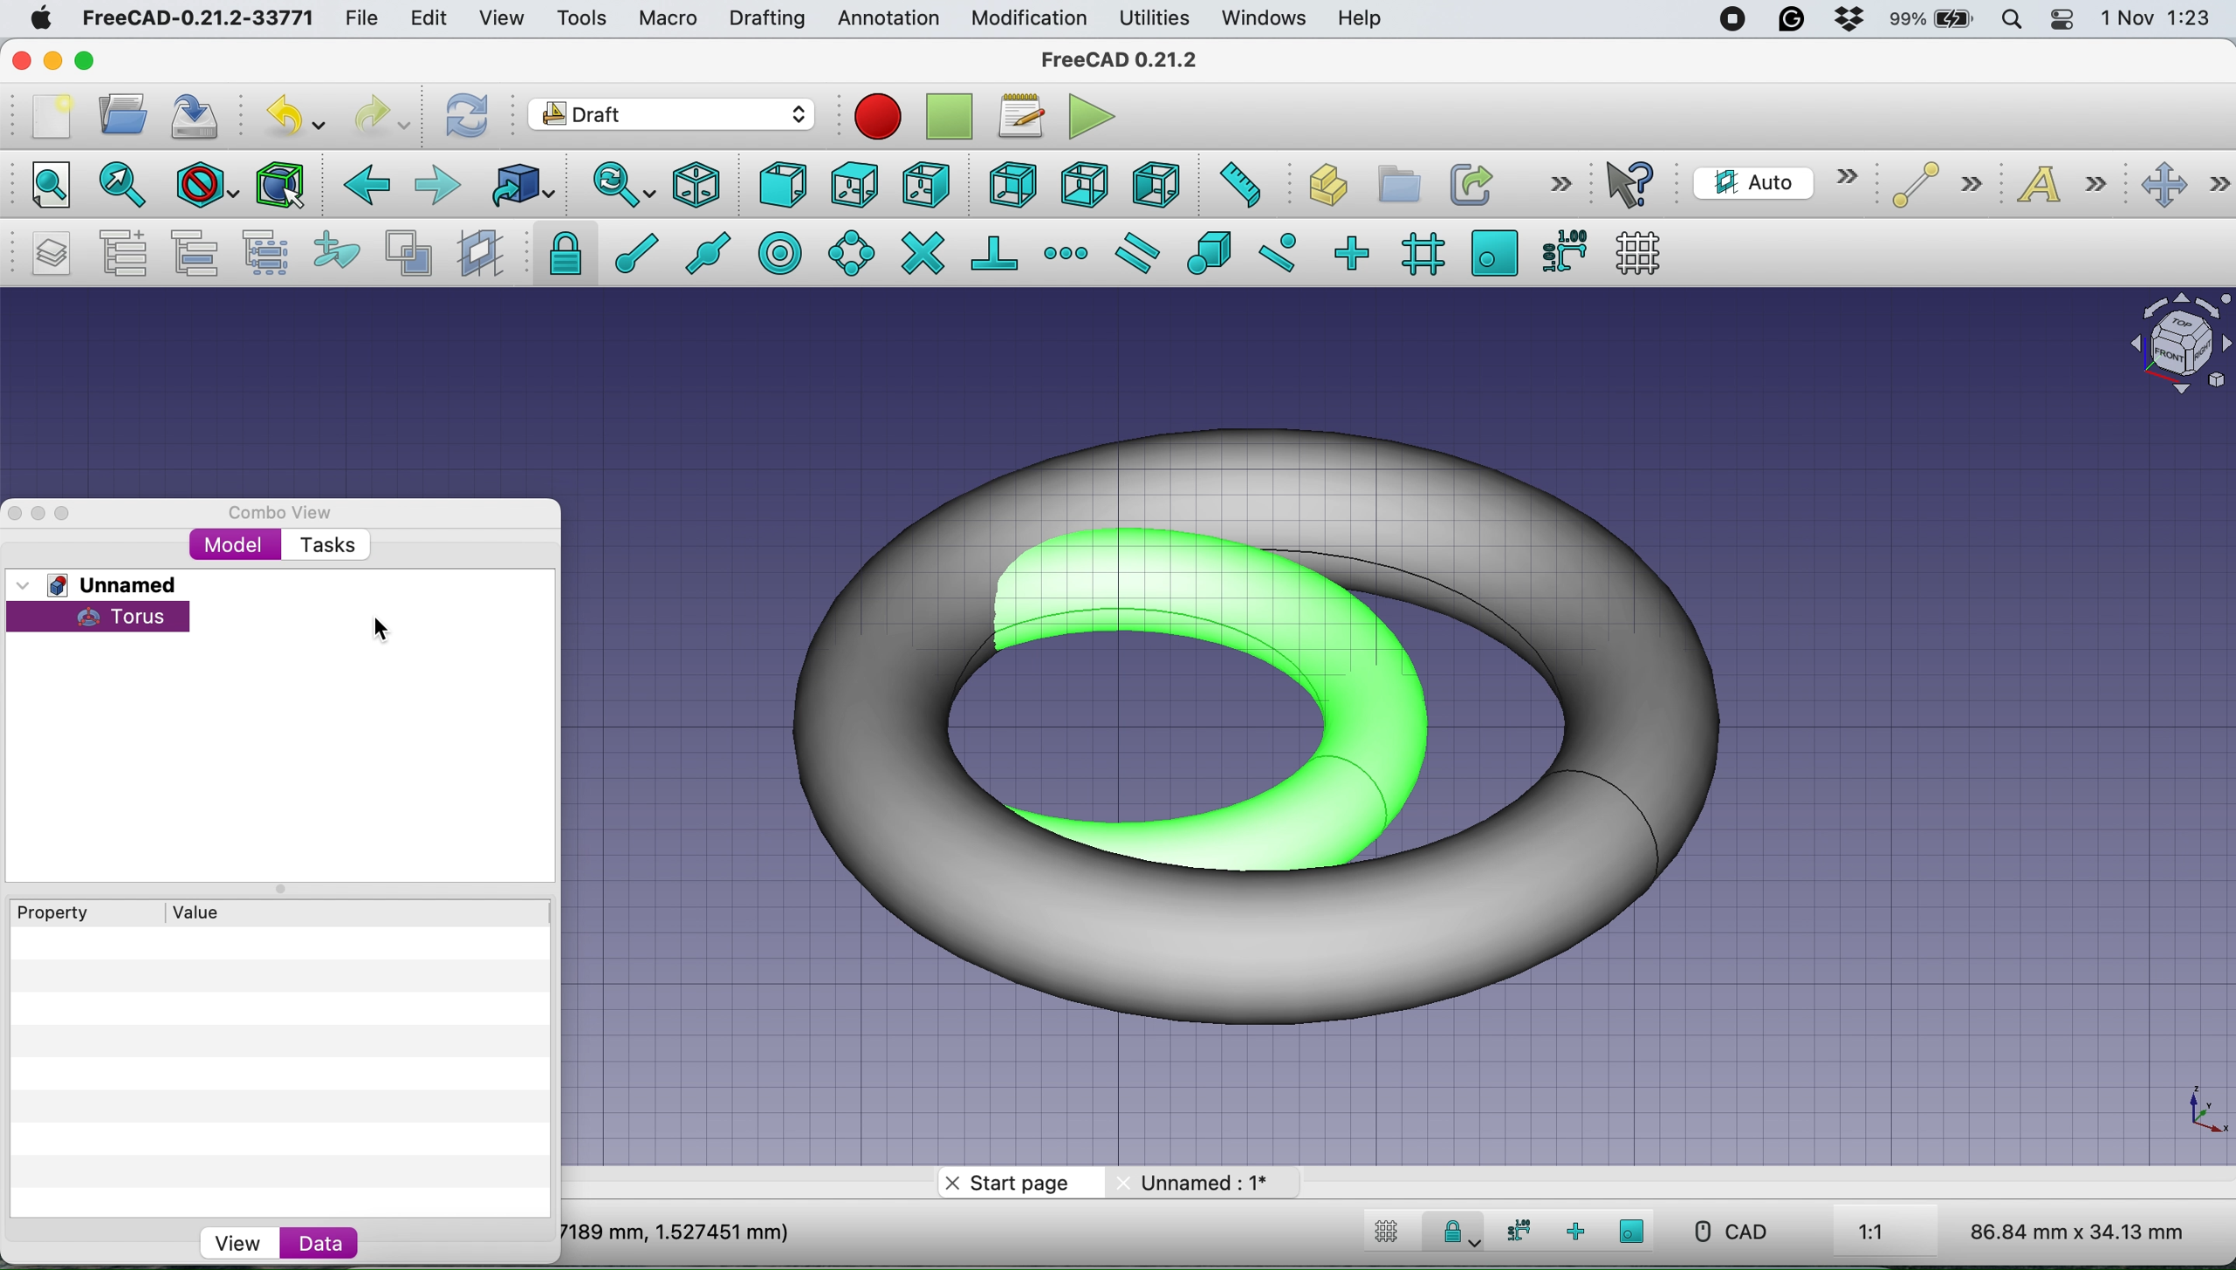 The height and width of the screenshot is (1270, 2236). What do you see at coordinates (1092, 116) in the screenshot?
I see `execute macros` at bounding box center [1092, 116].